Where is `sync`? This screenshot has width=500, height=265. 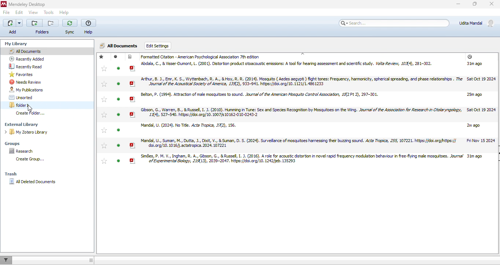 sync is located at coordinates (70, 27).